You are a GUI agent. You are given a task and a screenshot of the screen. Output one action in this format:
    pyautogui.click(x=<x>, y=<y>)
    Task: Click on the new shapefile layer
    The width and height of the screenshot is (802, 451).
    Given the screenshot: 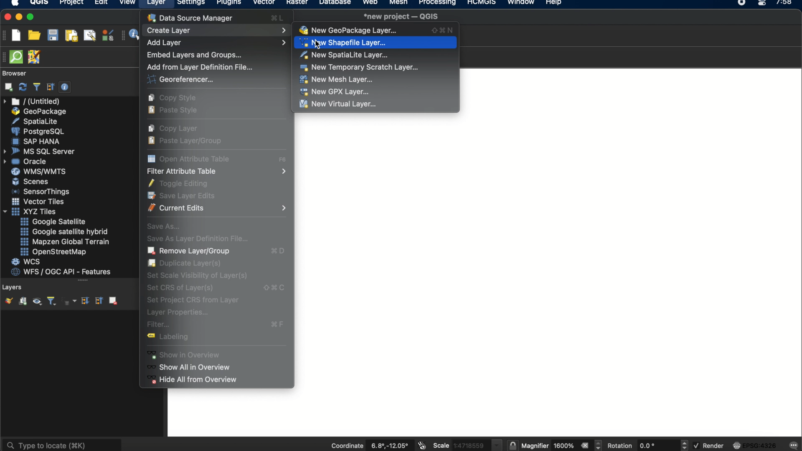 What is the action you would take?
    pyautogui.click(x=344, y=42)
    